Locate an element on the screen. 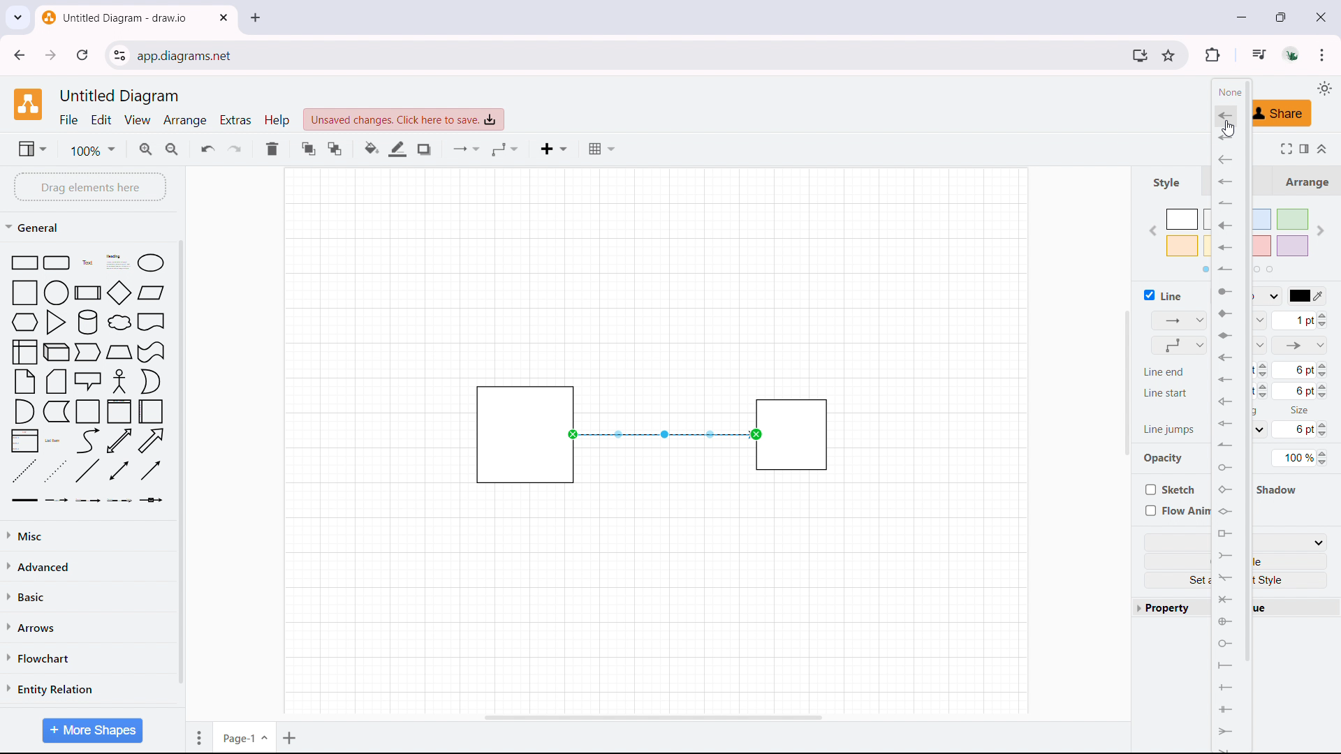  insert is located at coordinates (554, 149).